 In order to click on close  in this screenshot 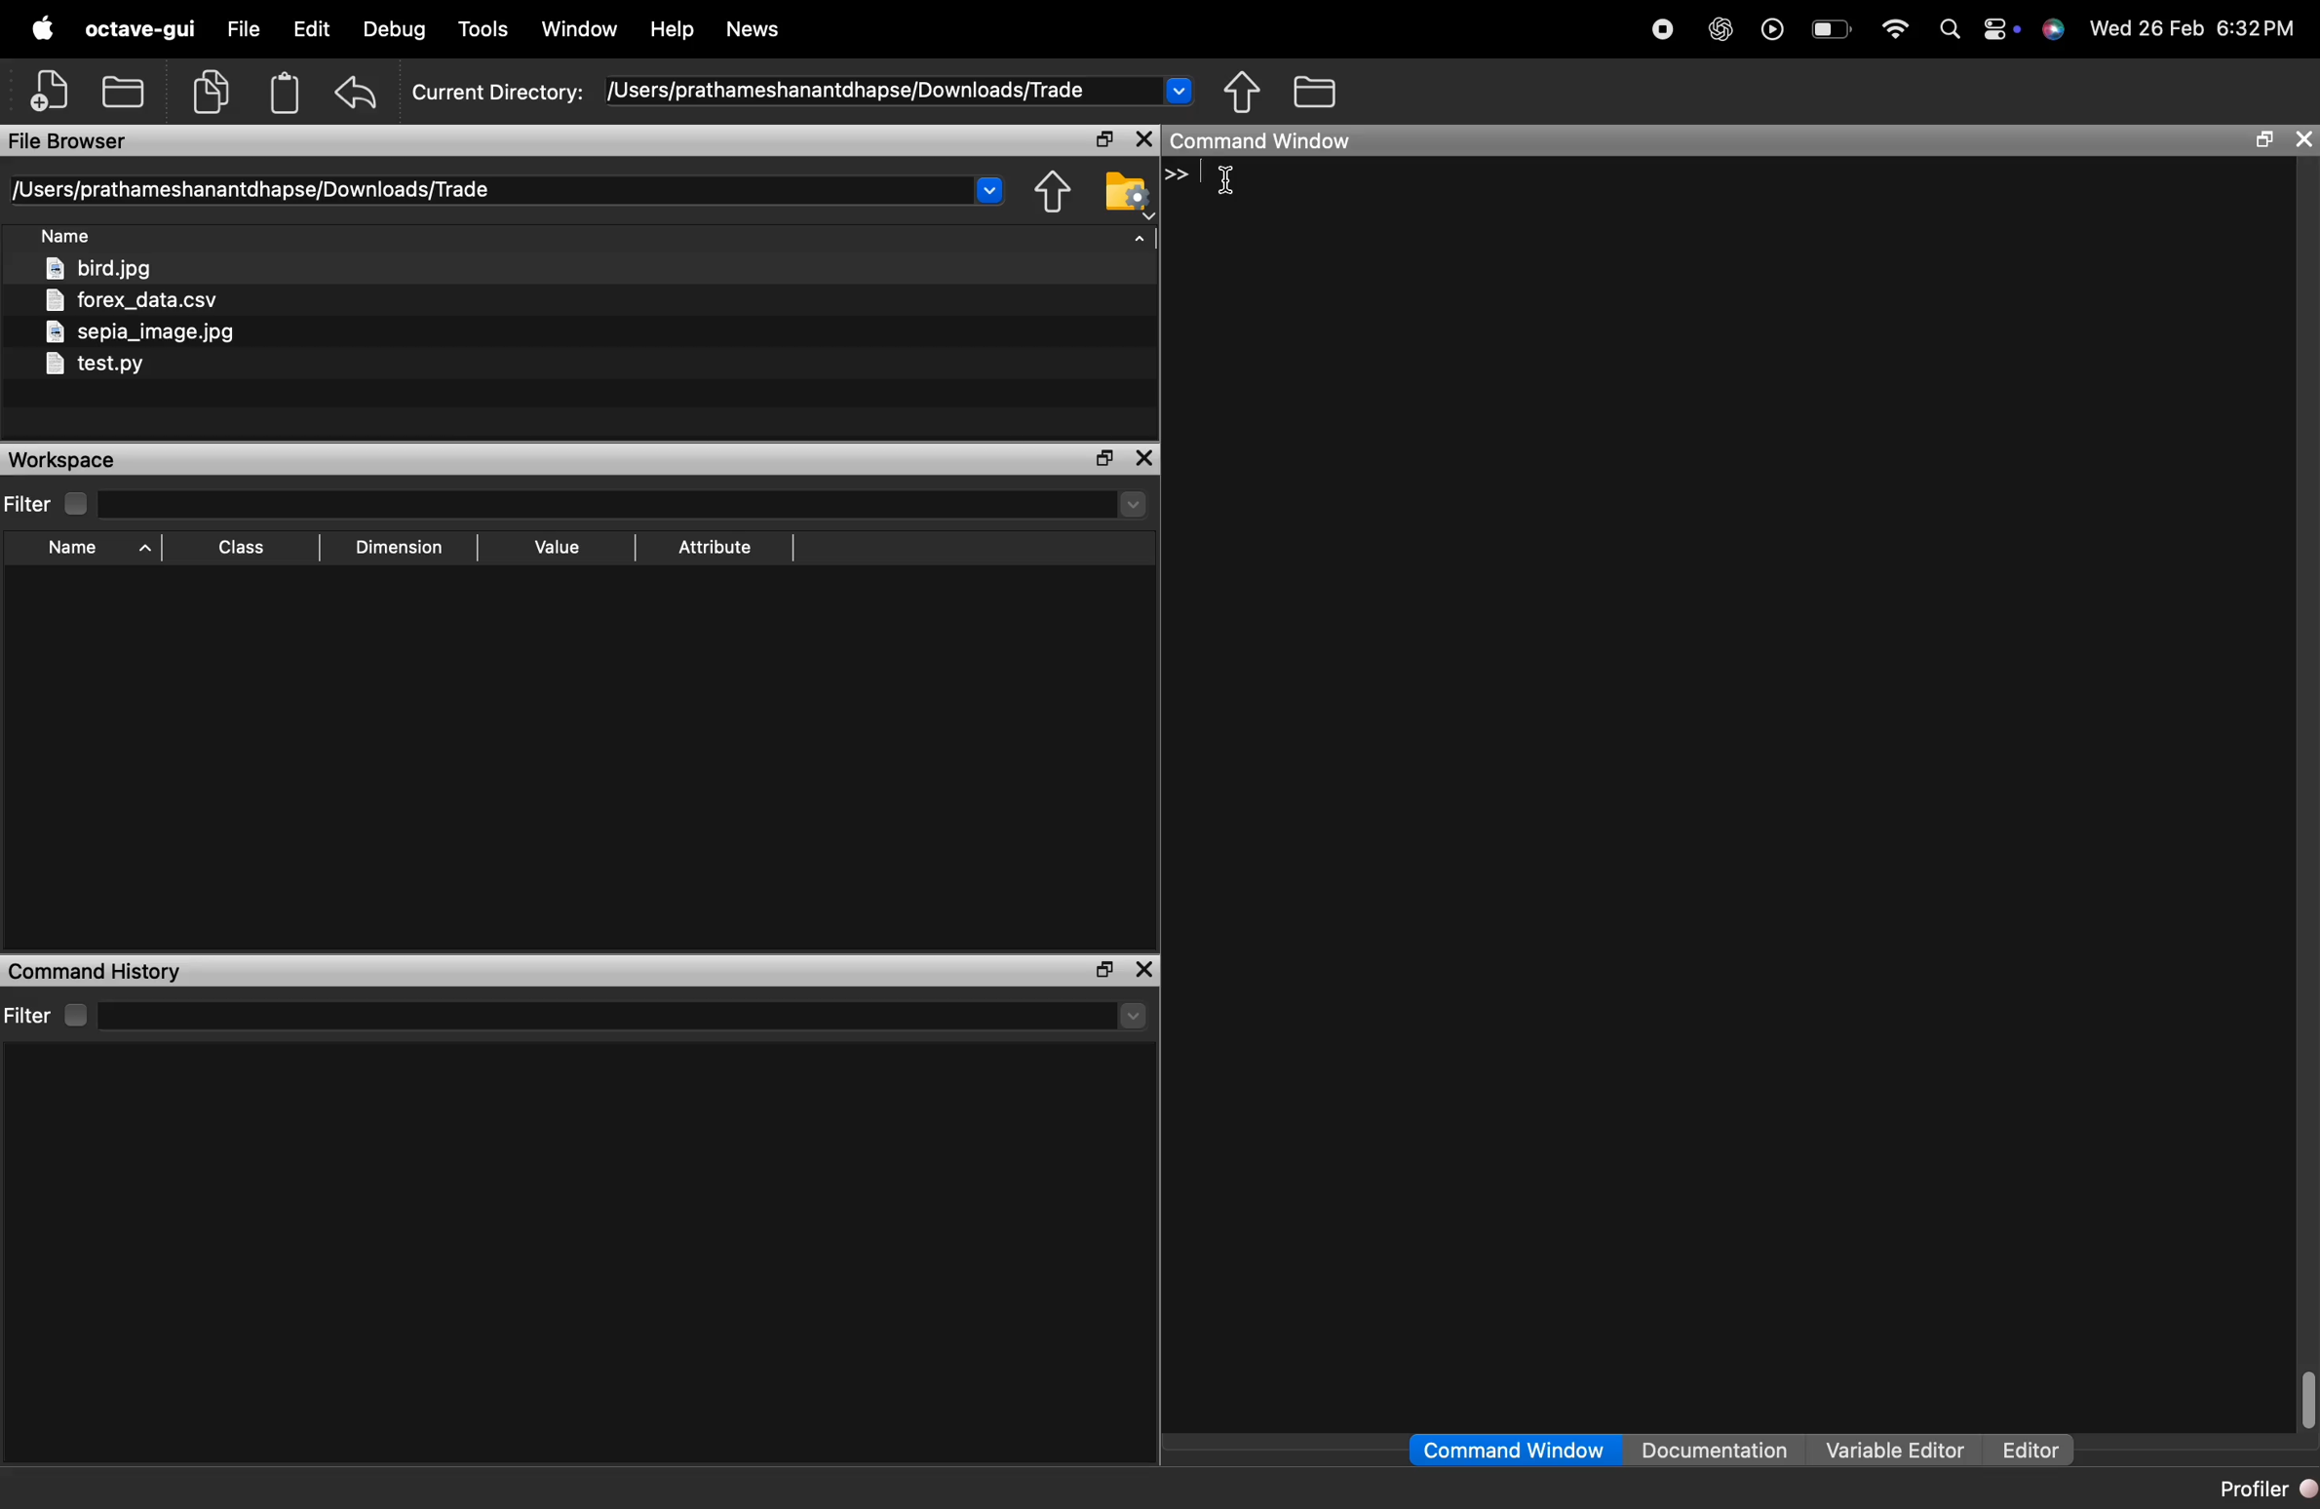, I will do `click(1145, 970)`.